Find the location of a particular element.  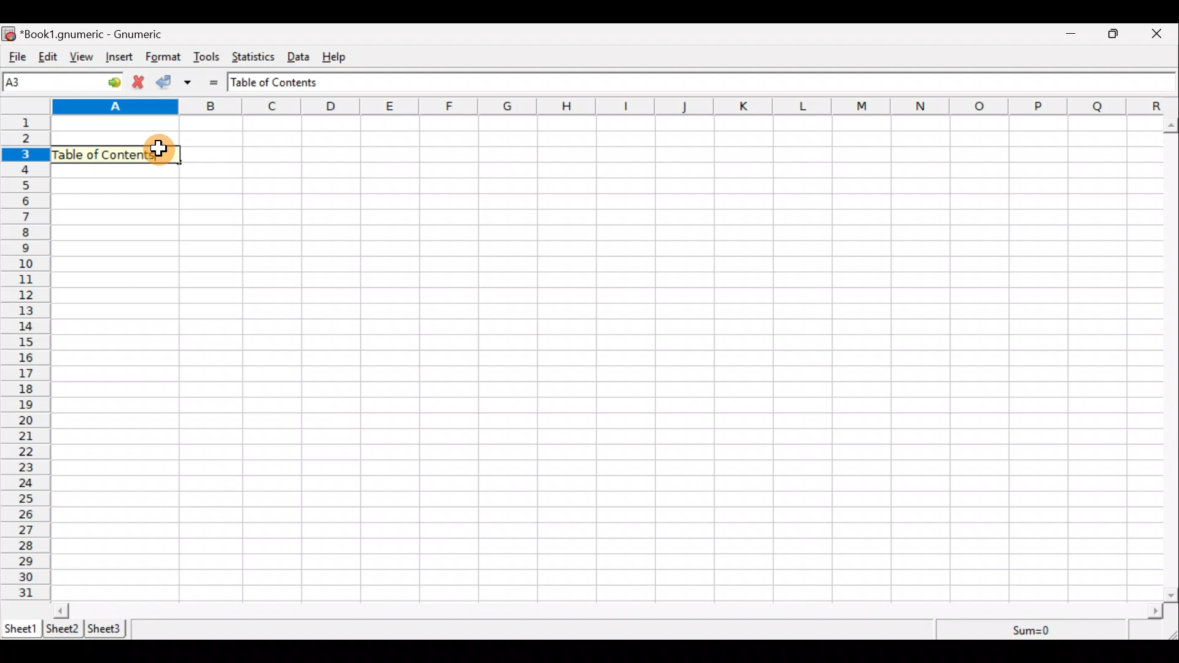

scroll up is located at coordinates (1172, 125).